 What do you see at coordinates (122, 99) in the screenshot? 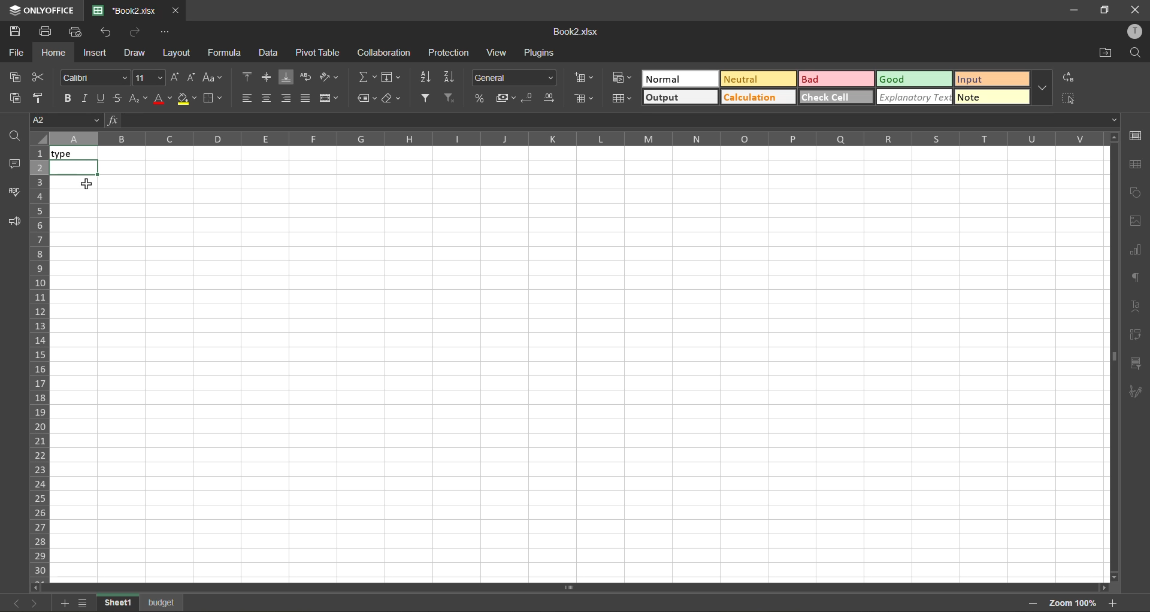
I see `strikethrough` at bounding box center [122, 99].